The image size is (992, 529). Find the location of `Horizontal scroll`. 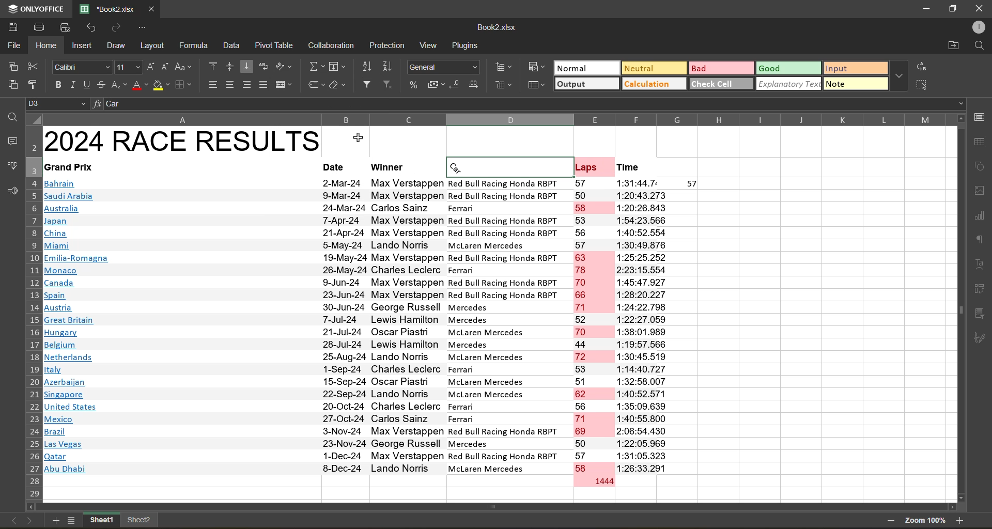

Horizontal scroll is located at coordinates (495, 506).